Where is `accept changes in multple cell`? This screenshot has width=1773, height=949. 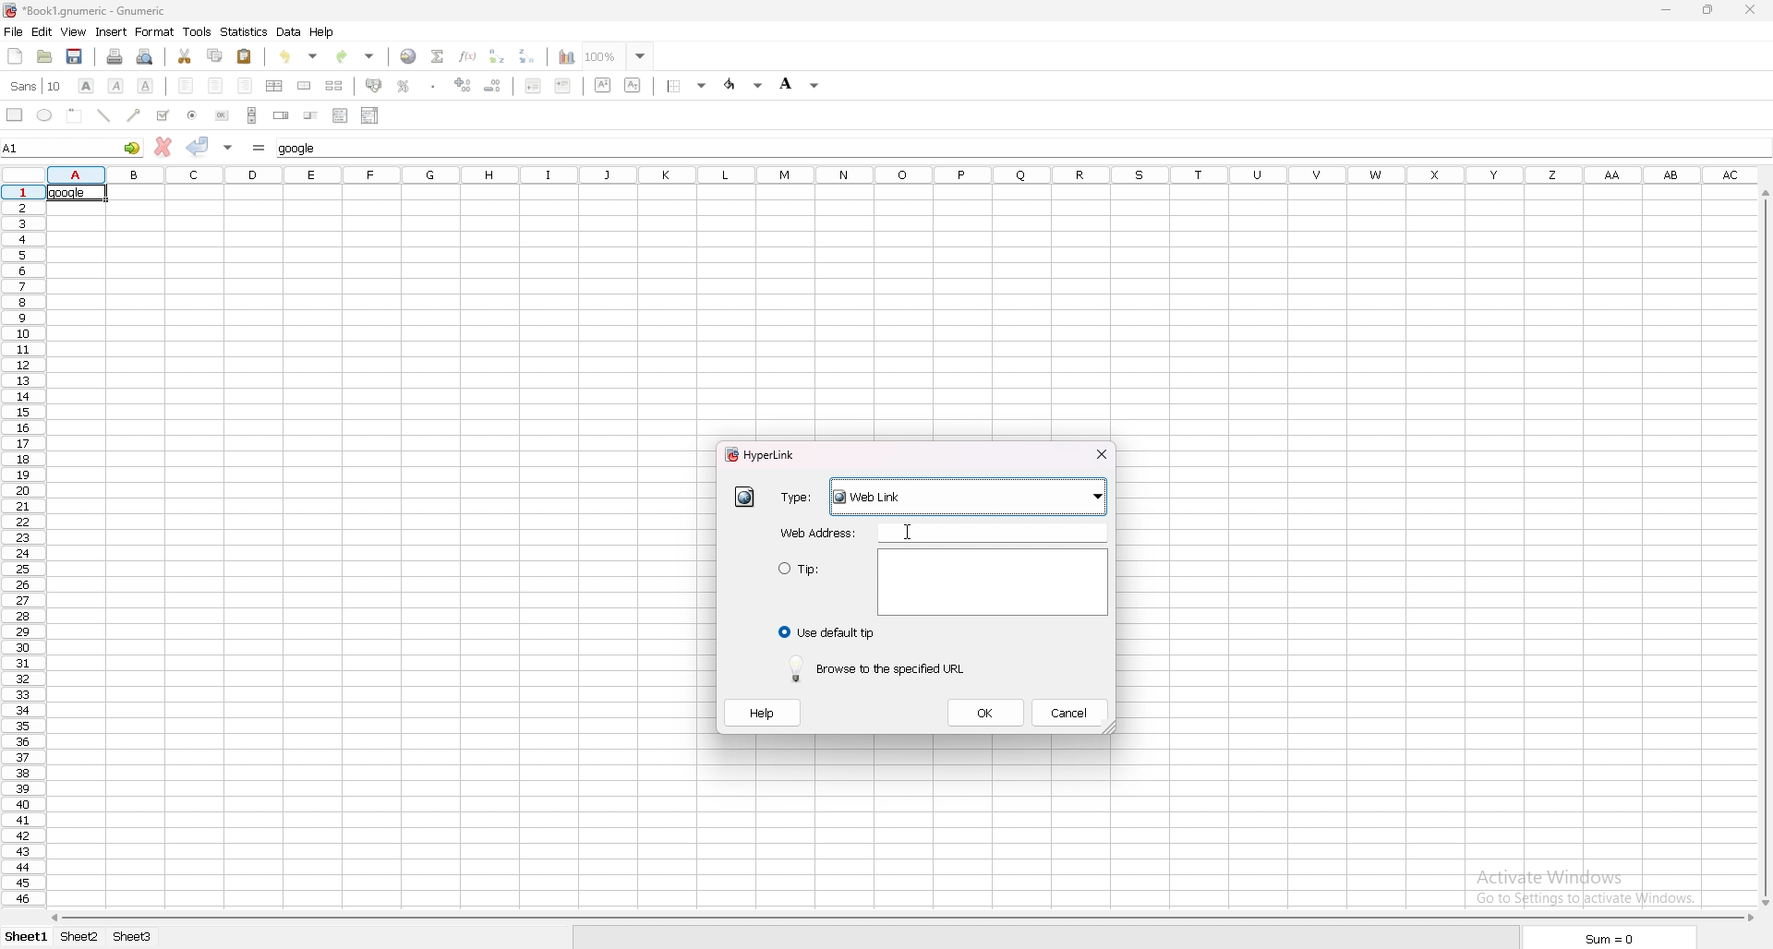
accept changes in multple cell is located at coordinates (230, 148).